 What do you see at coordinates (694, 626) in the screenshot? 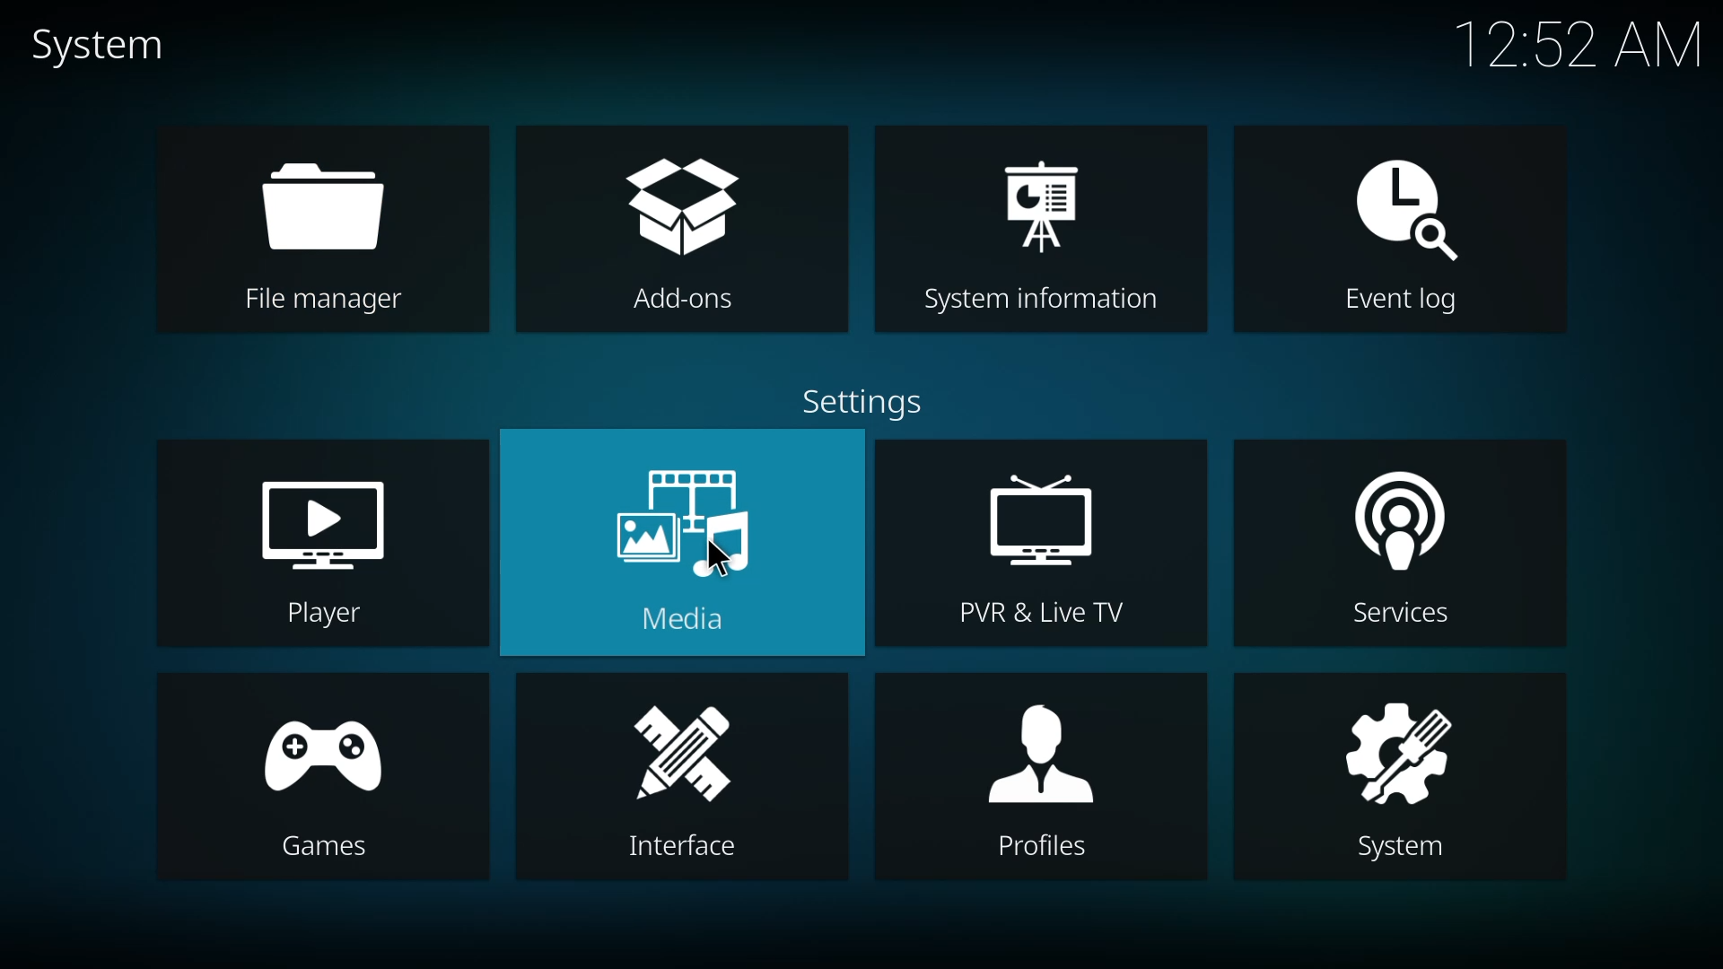
I see `Media` at bounding box center [694, 626].